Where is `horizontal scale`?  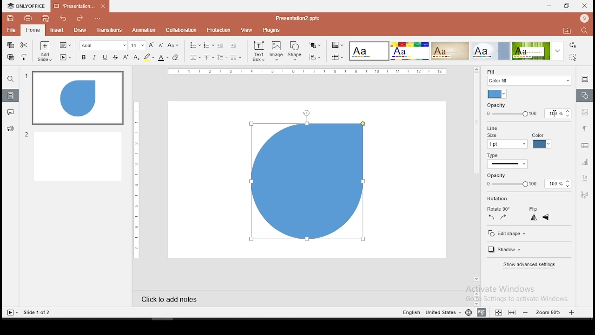 horizontal scale is located at coordinates (135, 179).